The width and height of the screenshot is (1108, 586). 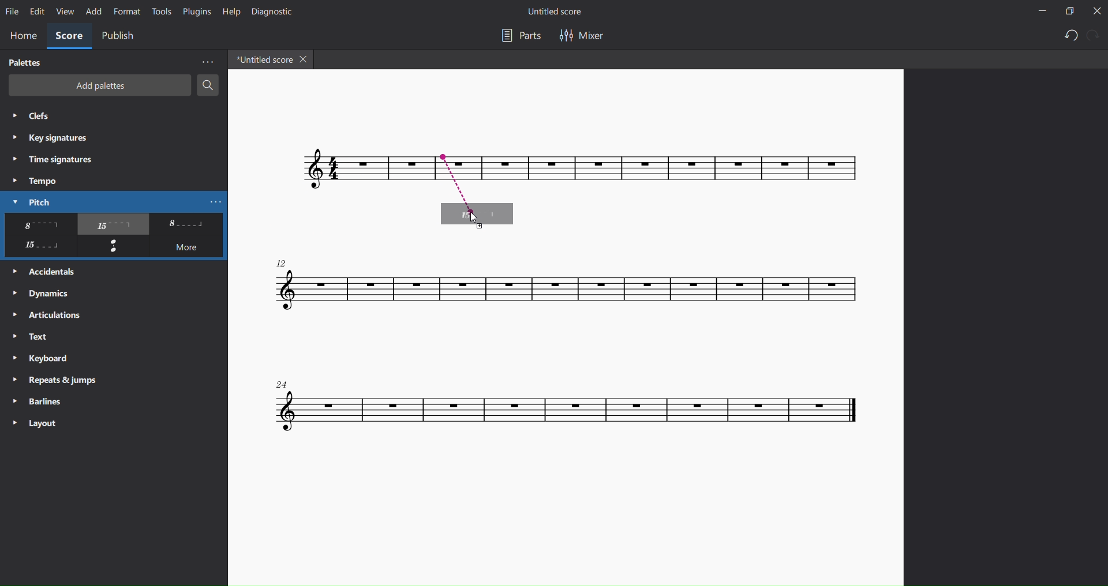 I want to click on cursor, so click(x=474, y=219).